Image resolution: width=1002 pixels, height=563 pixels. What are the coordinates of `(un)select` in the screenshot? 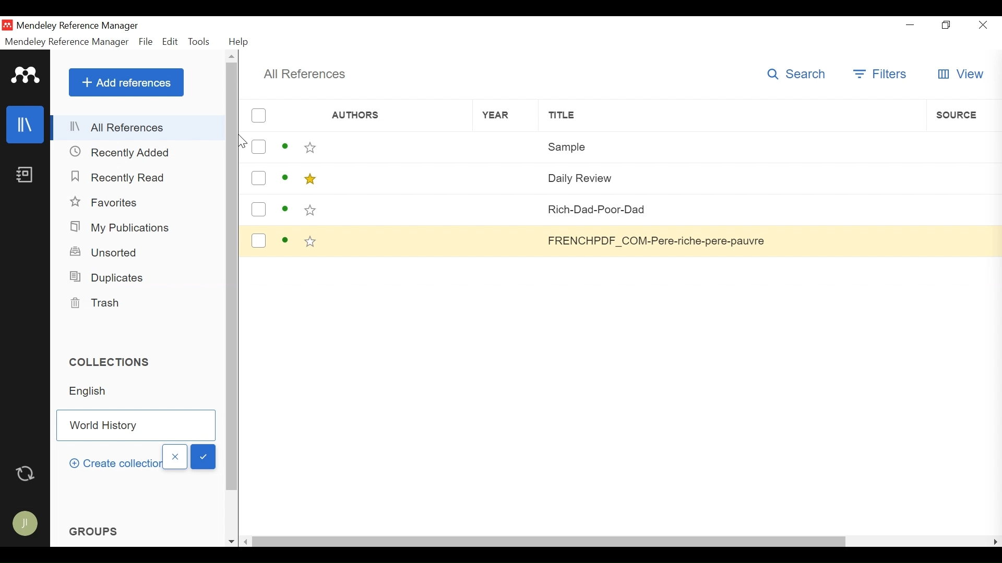 It's located at (258, 116).